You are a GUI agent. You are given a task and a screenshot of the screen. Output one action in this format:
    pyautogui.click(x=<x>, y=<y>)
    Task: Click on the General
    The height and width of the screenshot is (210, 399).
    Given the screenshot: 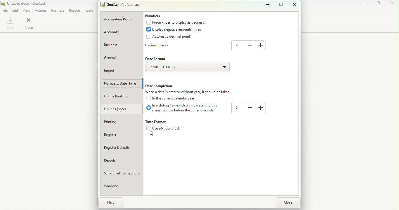 What is the action you would take?
    pyautogui.click(x=122, y=56)
    